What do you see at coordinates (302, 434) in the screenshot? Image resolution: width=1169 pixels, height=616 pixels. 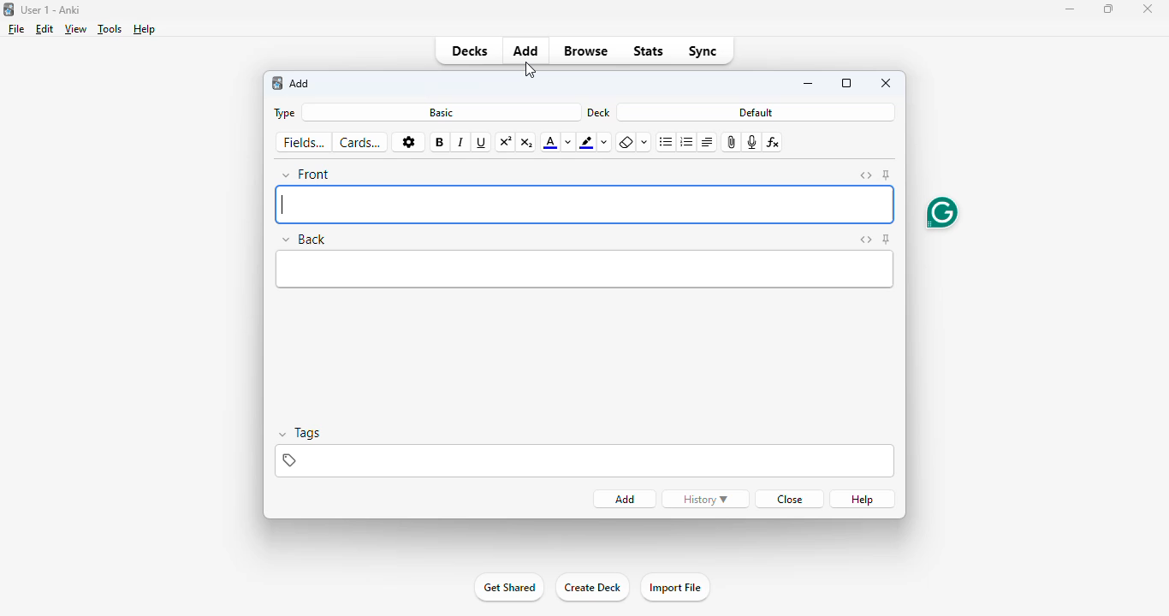 I see `tags` at bounding box center [302, 434].